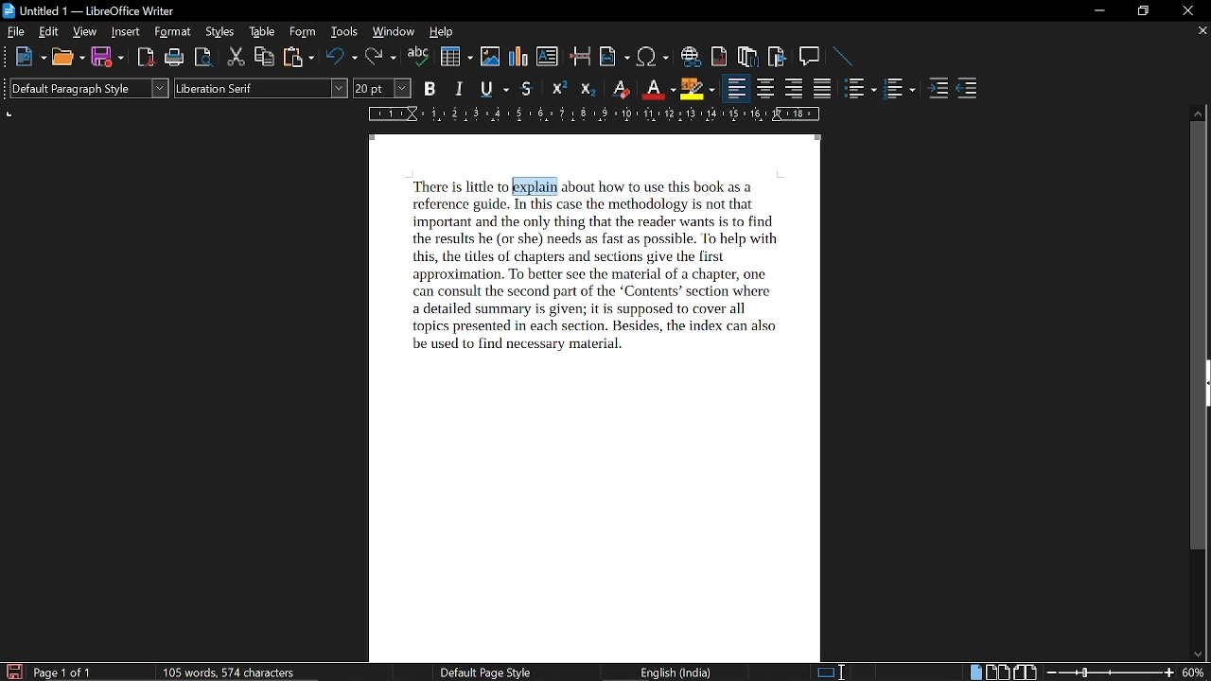 The image size is (1211, 681). What do you see at coordinates (658, 90) in the screenshot?
I see `text color` at bounding box center [658, 90].